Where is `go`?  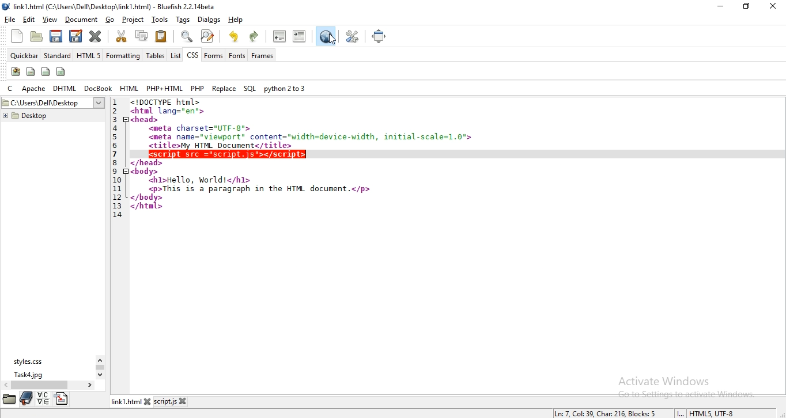
go is located at coordinates (108, 19).